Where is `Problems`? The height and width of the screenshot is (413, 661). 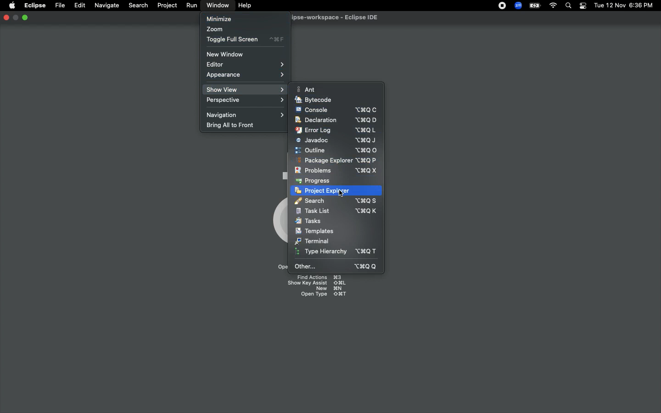 Problems is located at coordinates (336, 171).